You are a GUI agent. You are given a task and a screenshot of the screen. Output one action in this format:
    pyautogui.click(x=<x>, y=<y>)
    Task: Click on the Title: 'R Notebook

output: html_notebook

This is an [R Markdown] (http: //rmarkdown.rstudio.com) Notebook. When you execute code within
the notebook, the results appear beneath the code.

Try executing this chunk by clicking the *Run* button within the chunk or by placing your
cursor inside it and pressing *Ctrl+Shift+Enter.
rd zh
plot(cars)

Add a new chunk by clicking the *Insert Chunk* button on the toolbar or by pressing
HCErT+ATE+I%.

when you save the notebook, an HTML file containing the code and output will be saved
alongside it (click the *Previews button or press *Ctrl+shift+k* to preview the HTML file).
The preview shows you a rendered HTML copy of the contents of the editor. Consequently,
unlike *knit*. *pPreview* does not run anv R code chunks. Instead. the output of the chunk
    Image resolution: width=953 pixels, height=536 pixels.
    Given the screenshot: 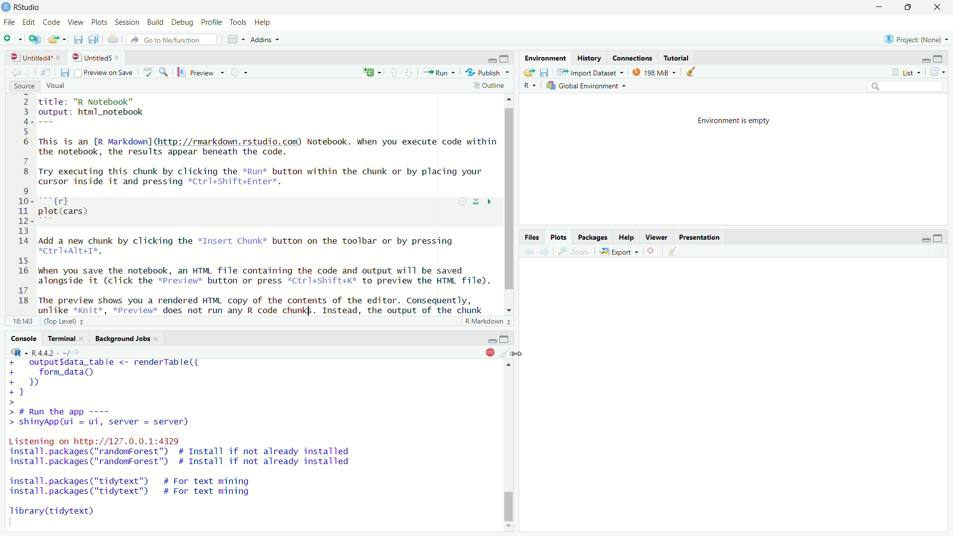 What is the action you would take?
    pyautogui.click(x=267, y=204)
    